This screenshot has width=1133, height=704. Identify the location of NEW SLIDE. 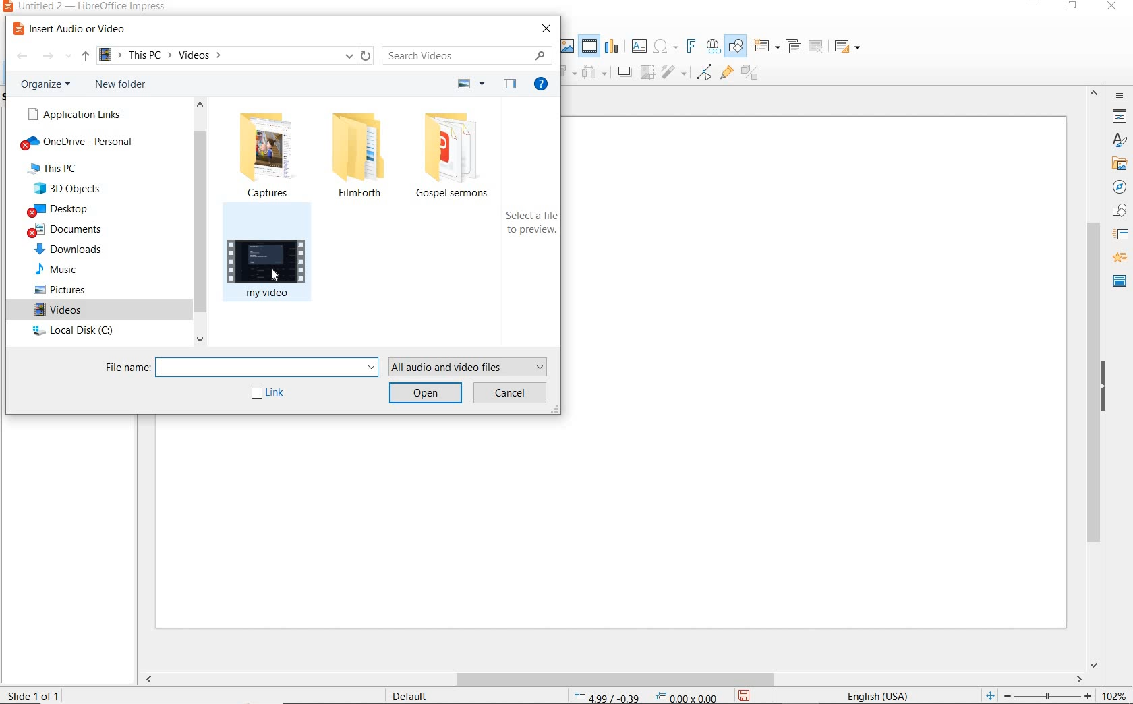
(766, 45).